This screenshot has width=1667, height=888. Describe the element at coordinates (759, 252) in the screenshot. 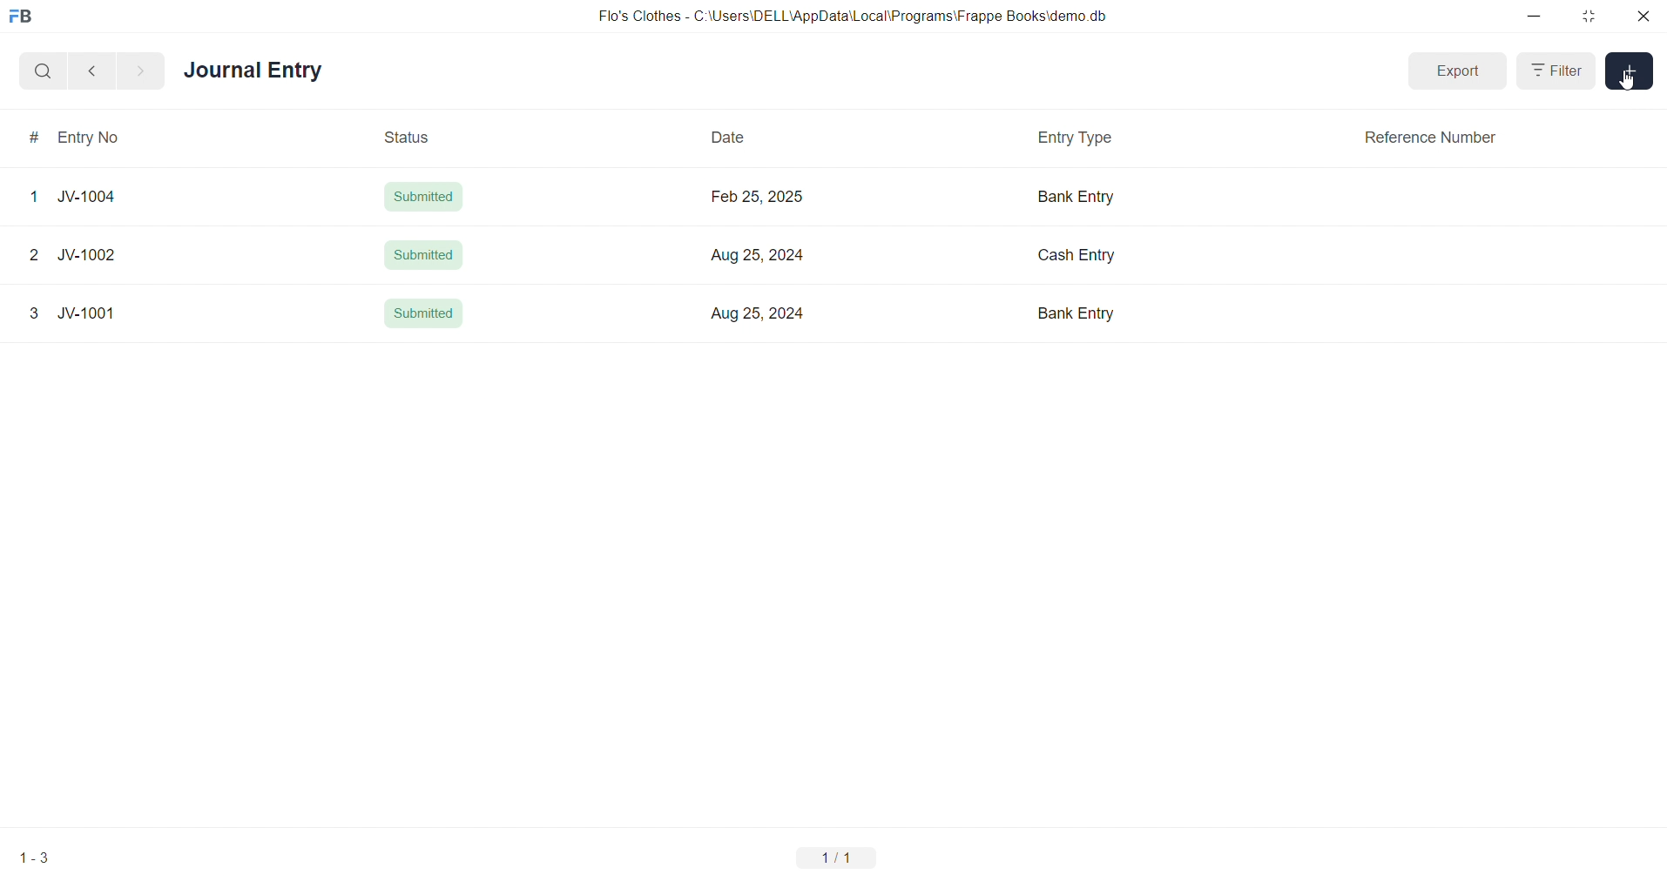

I see `Aug 25, 2024` at that location.